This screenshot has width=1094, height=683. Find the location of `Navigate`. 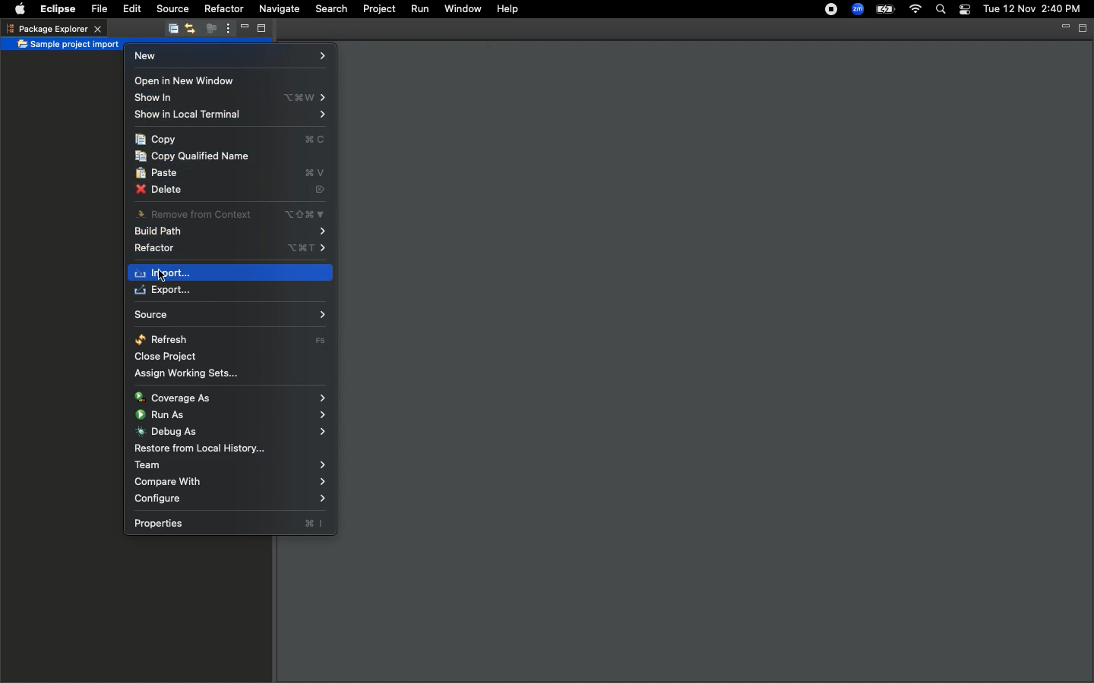

Navigate is located at coordinates (277, 11).